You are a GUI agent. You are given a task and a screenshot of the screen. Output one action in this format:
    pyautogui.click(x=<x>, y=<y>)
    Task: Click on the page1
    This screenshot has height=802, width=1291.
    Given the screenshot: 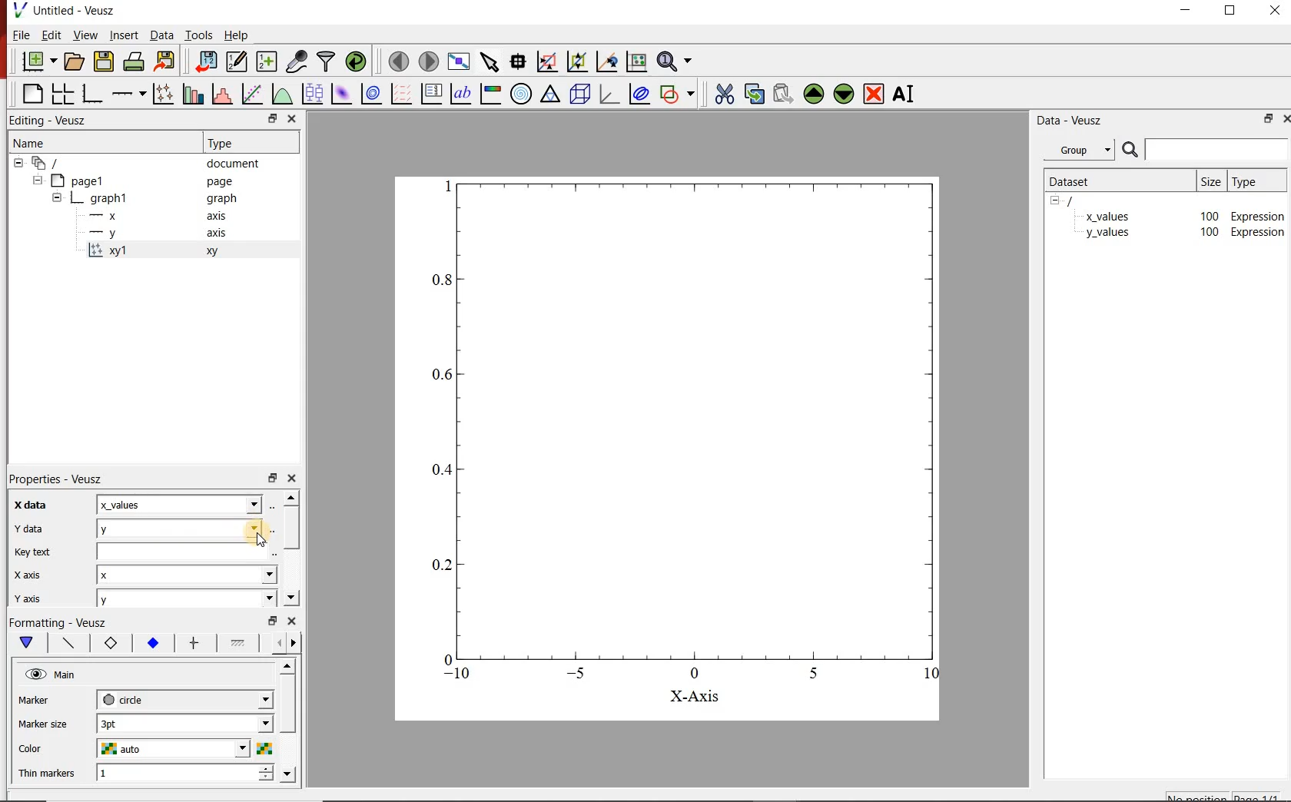 What is the action you would take?
    pyautogui.click(x=84, y=179)
    